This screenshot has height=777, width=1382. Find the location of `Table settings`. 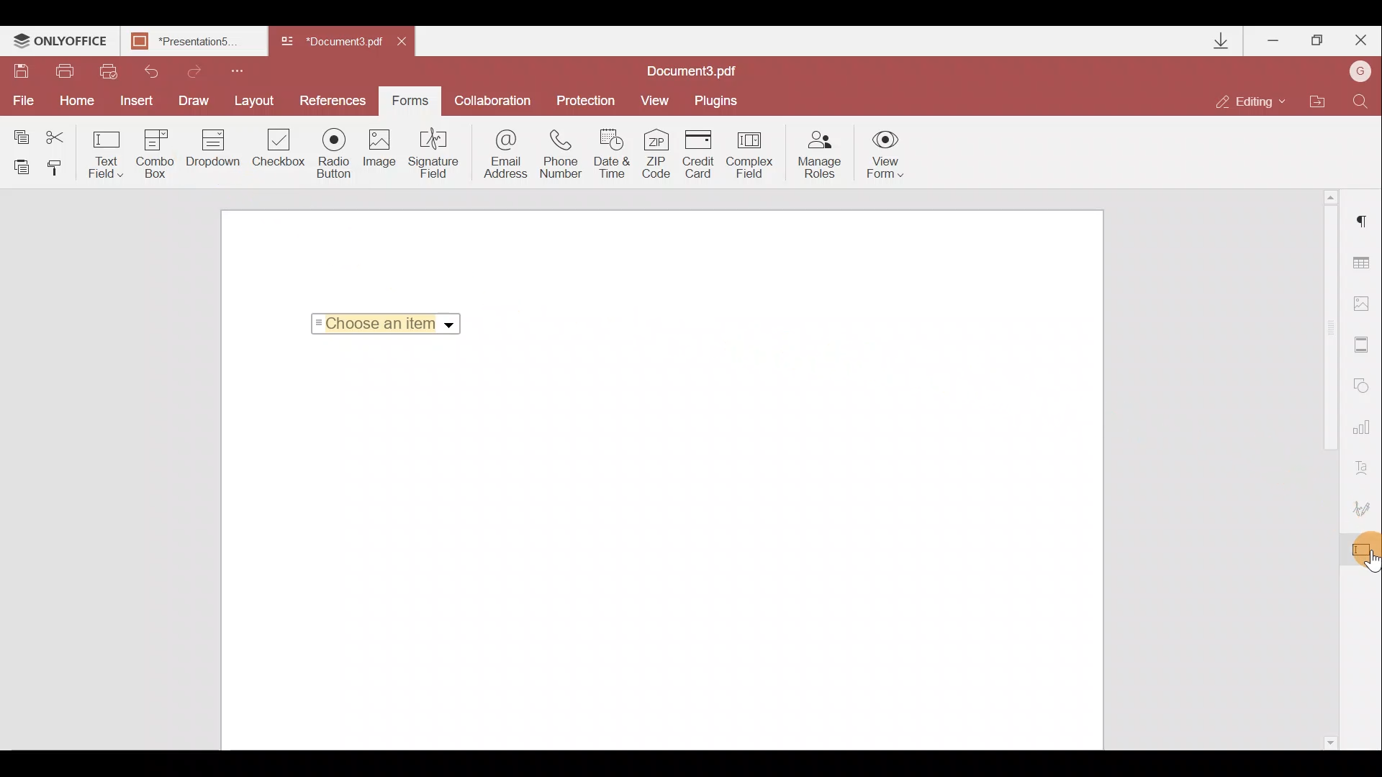

Table settings is located at coordinates (1368, 263).